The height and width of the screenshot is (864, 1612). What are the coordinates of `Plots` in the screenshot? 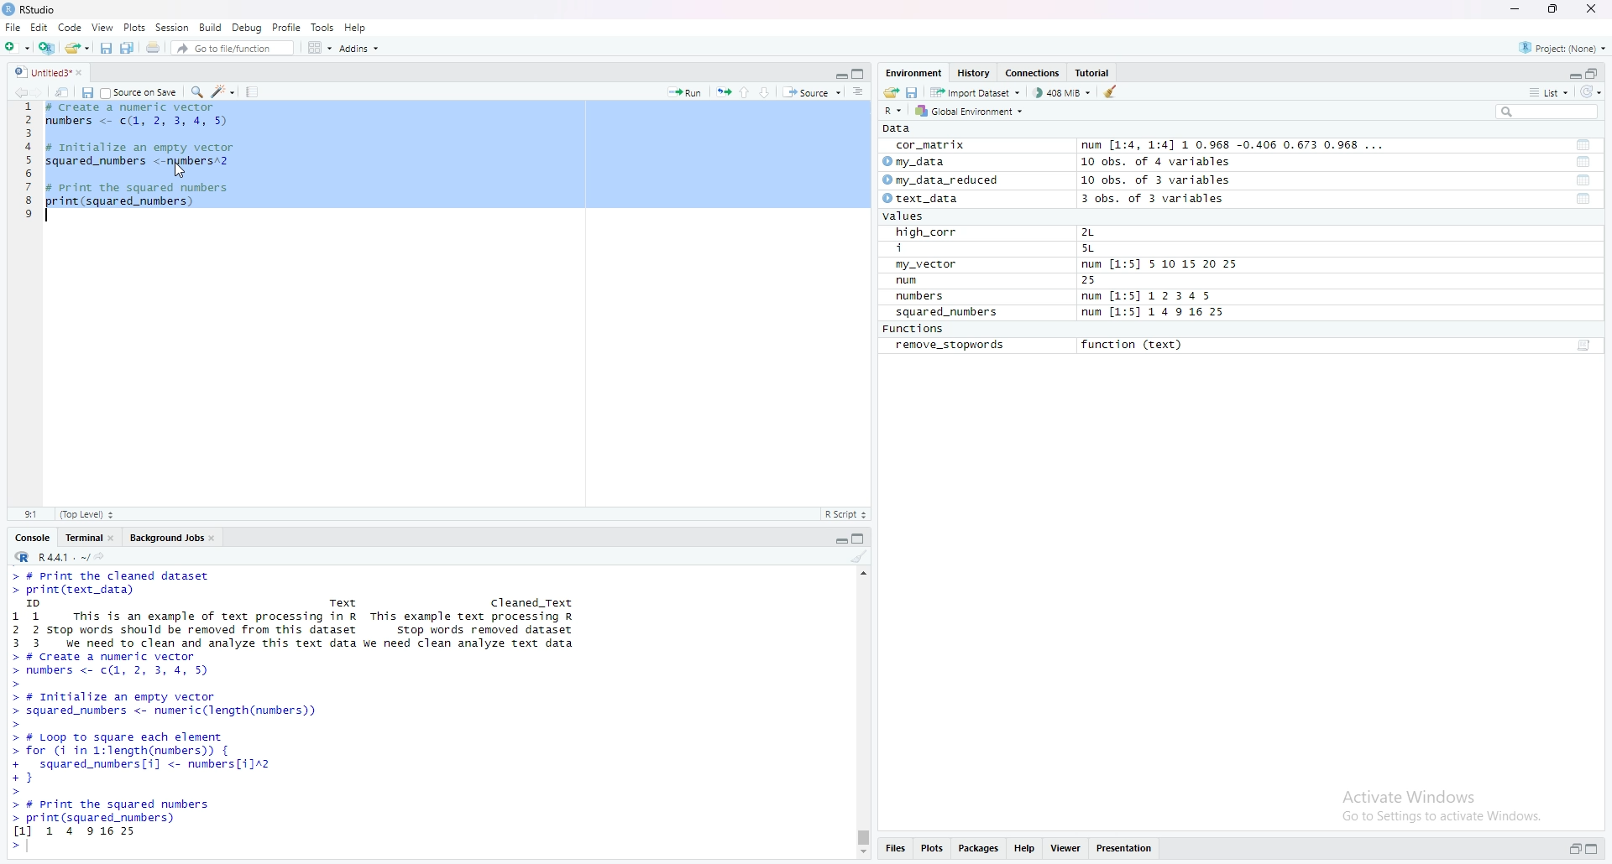 It's located at (932, 850).